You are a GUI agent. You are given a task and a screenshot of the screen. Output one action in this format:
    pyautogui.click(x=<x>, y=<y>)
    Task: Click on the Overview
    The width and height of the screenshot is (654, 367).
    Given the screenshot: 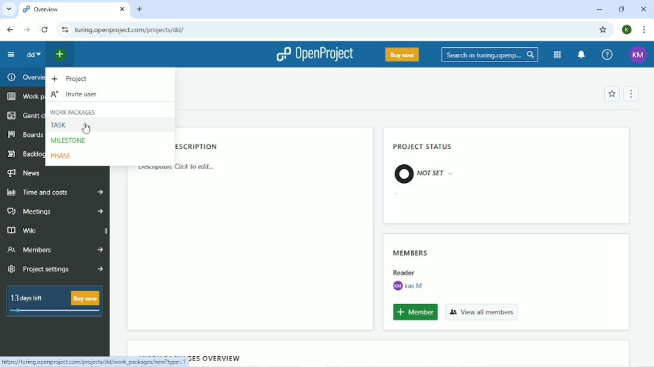 What is the action you would take?
    pyautogui.click(x=68, y=10)
    